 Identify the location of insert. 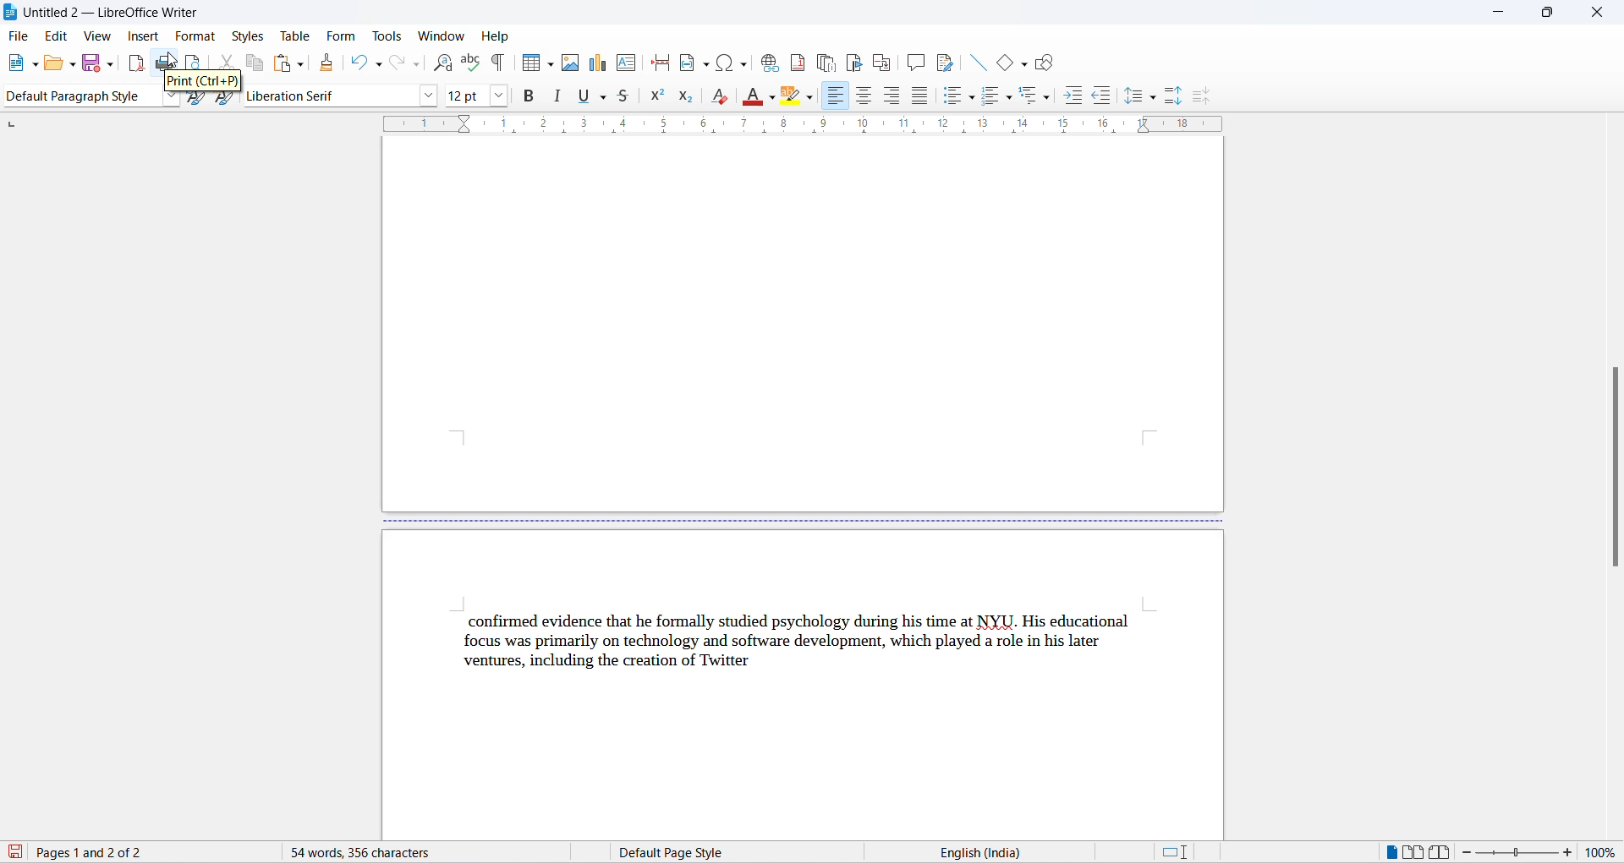
(140, 37).